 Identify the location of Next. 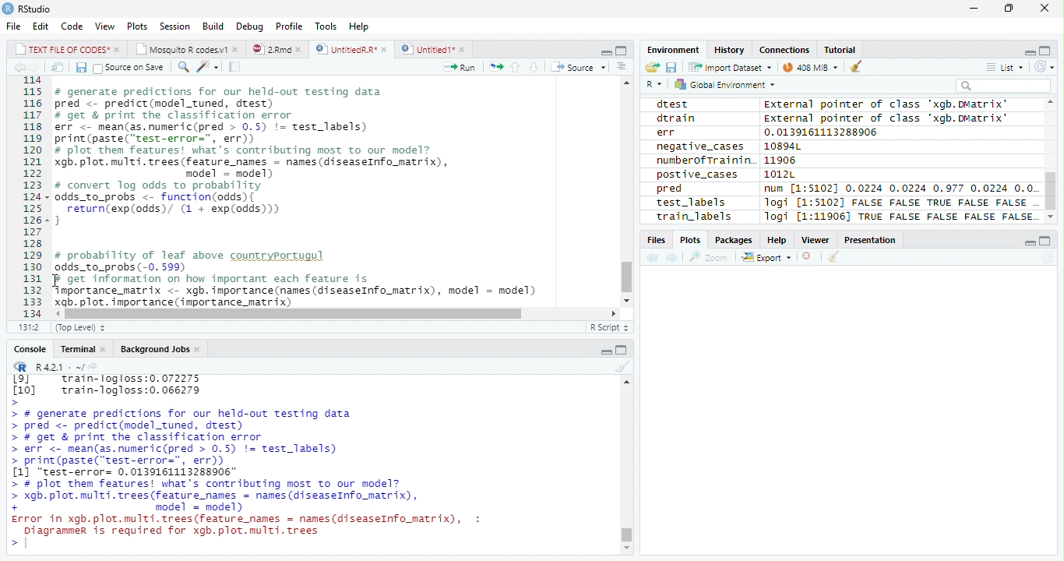
(671, 258).